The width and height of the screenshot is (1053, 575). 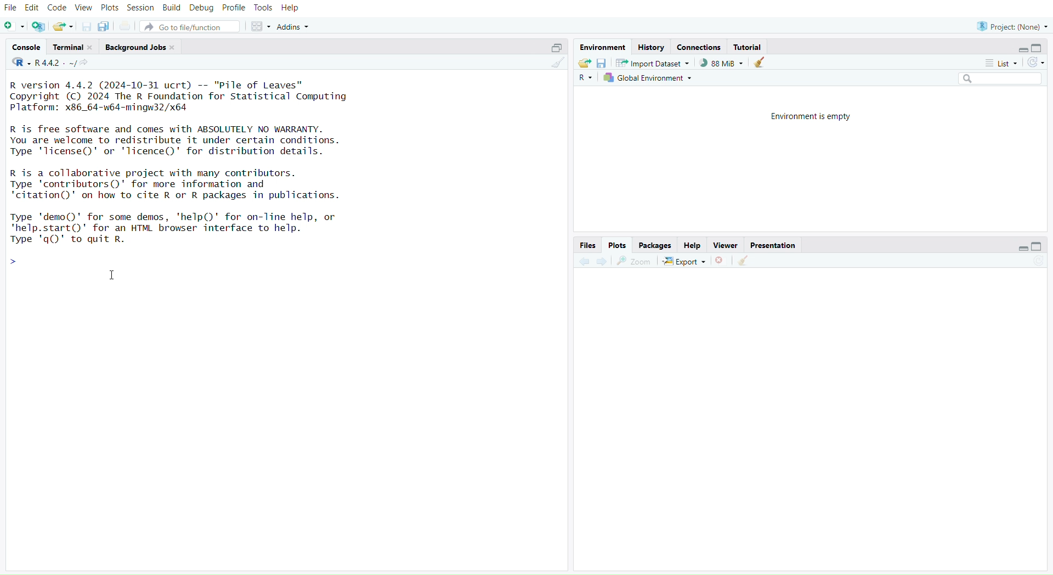 I want to click on search, so click(x=995, y=78).